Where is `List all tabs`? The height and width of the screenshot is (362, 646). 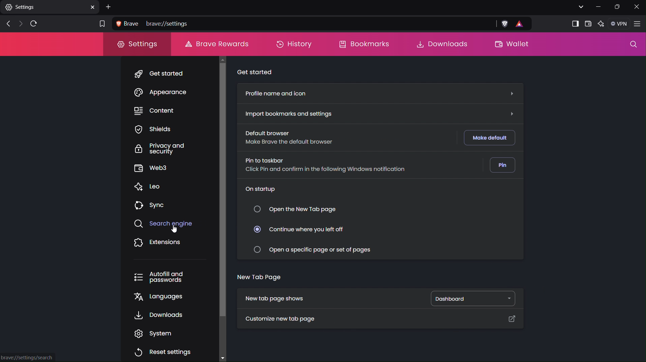
List all tabs is located at coordinates (580, 7).